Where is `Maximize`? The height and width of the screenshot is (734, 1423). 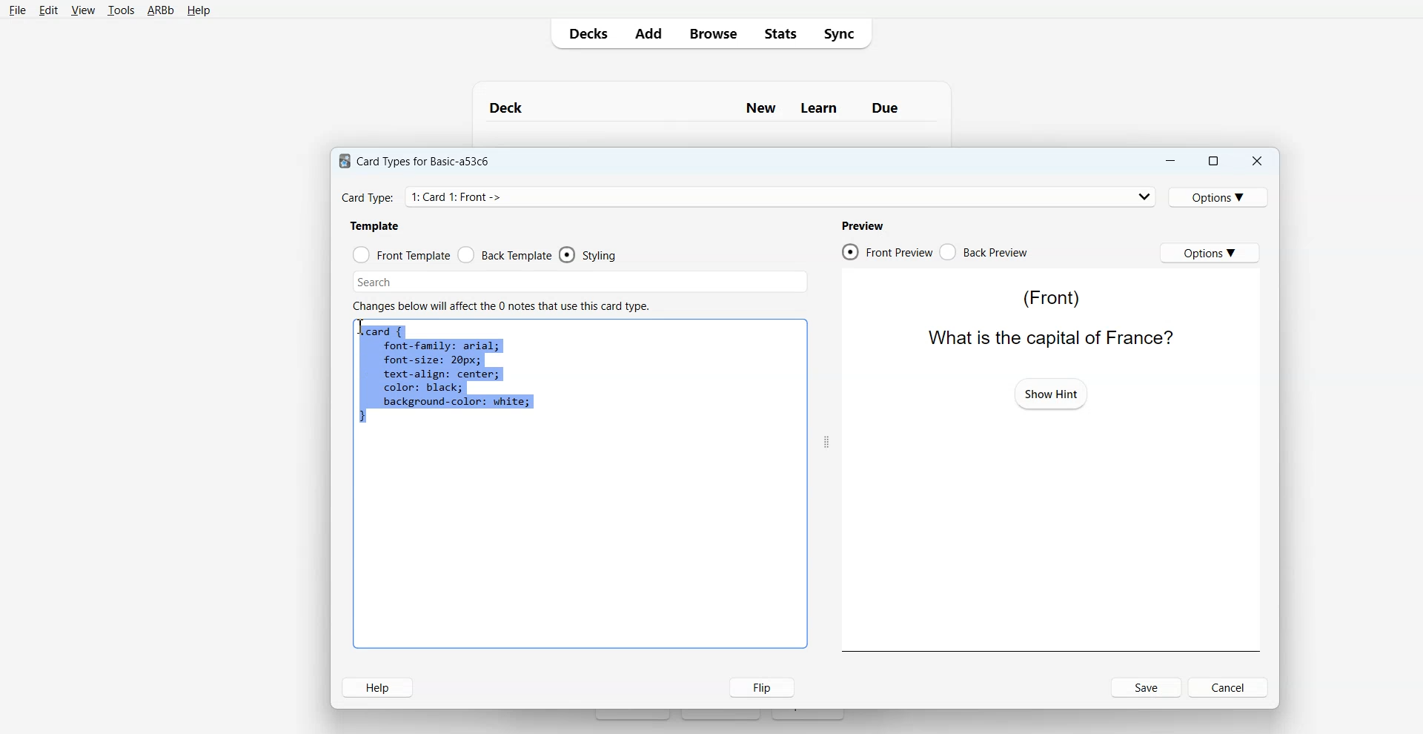 Maximize is located at coordinates (1212, 161).